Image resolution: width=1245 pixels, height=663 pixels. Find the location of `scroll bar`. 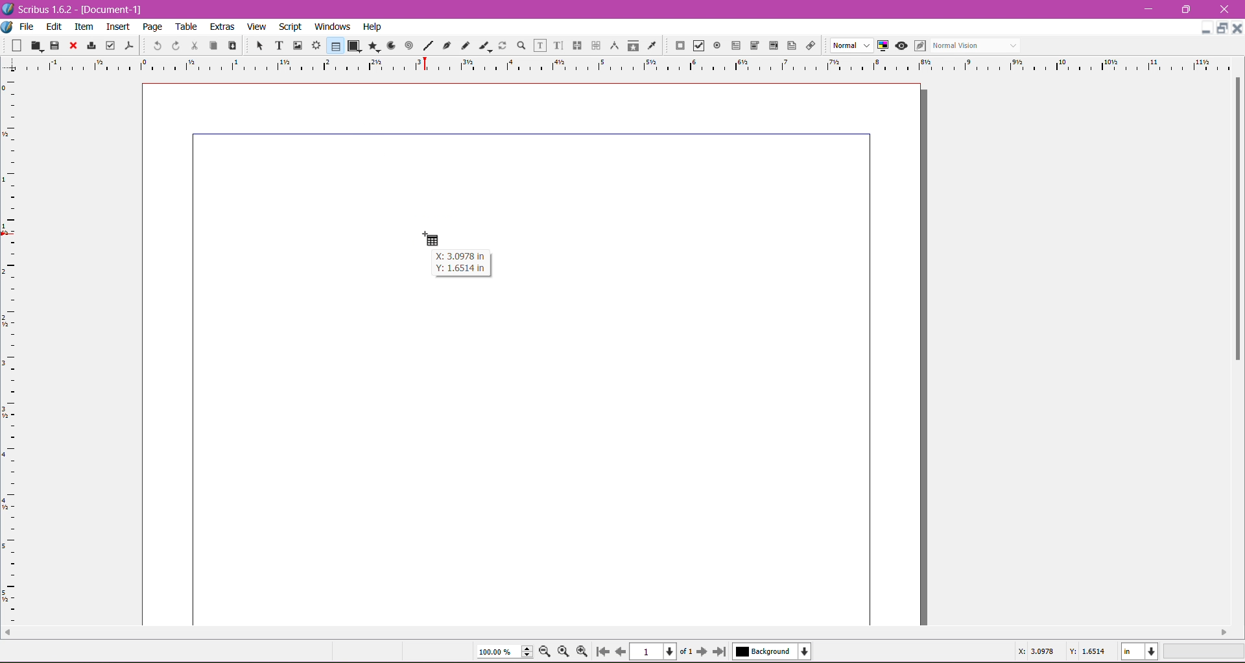

scroll bar is located at coordinates (615, 634).